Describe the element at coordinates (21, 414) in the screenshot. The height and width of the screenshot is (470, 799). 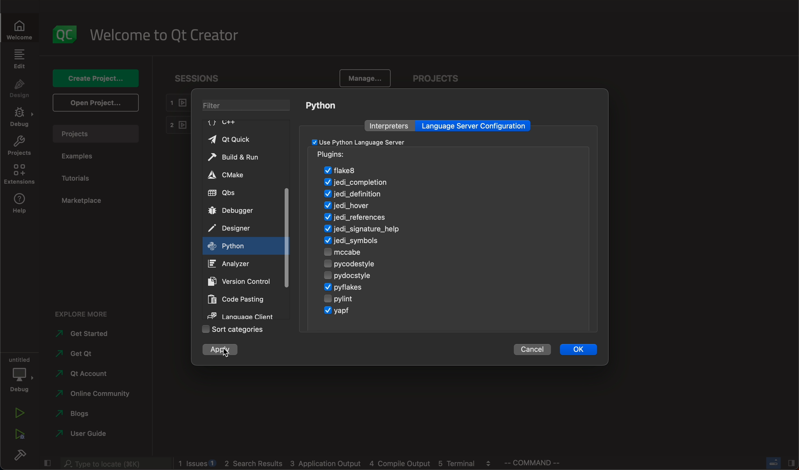
I see `run` at that location.